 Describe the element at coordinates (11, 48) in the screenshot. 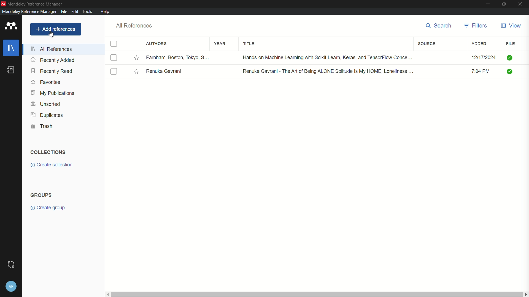

I see `library` at that location.